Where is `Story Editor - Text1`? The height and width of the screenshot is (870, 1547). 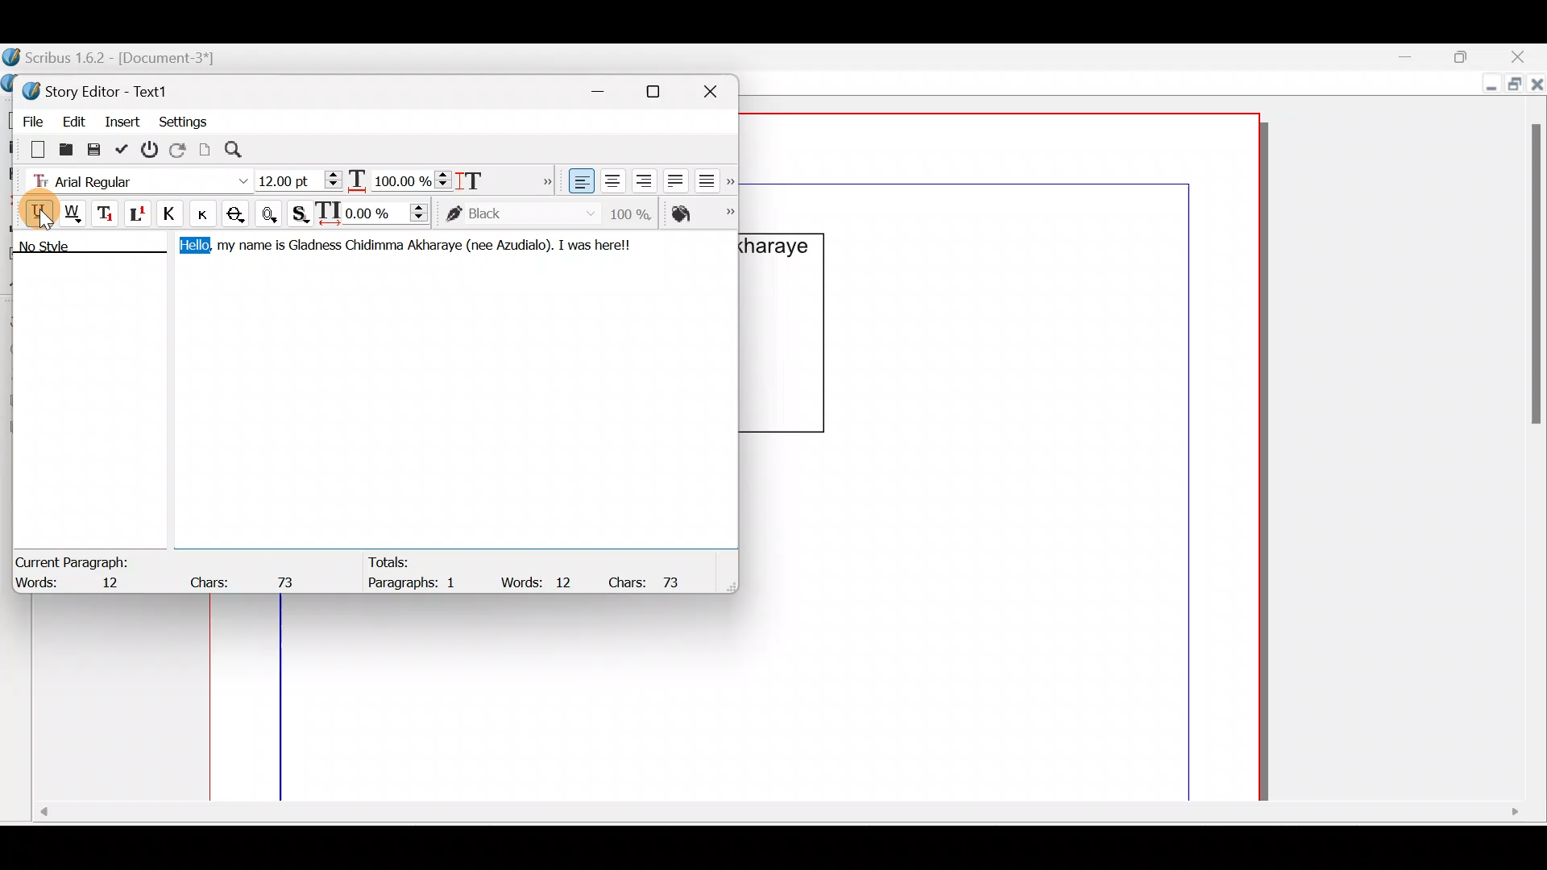
Story Editor - Text1 is located at coordinates (101, 89).